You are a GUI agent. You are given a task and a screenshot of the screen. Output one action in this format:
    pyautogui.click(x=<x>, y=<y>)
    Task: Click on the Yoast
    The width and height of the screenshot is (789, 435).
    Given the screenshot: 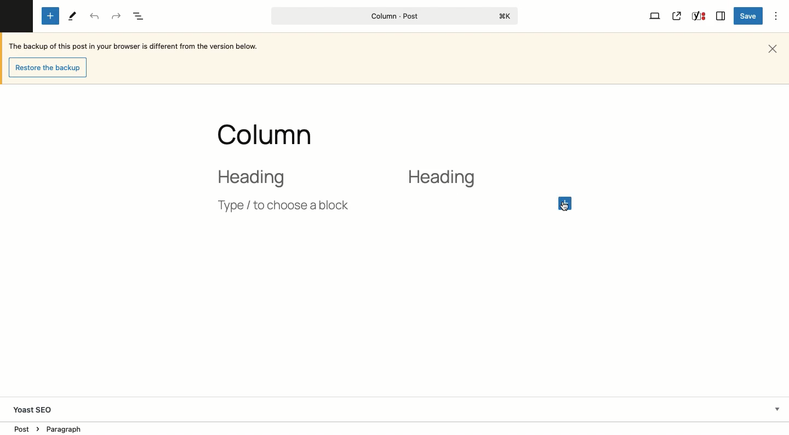 What is the action you would take?
    pyautogui.click(x=697, y=17)
    